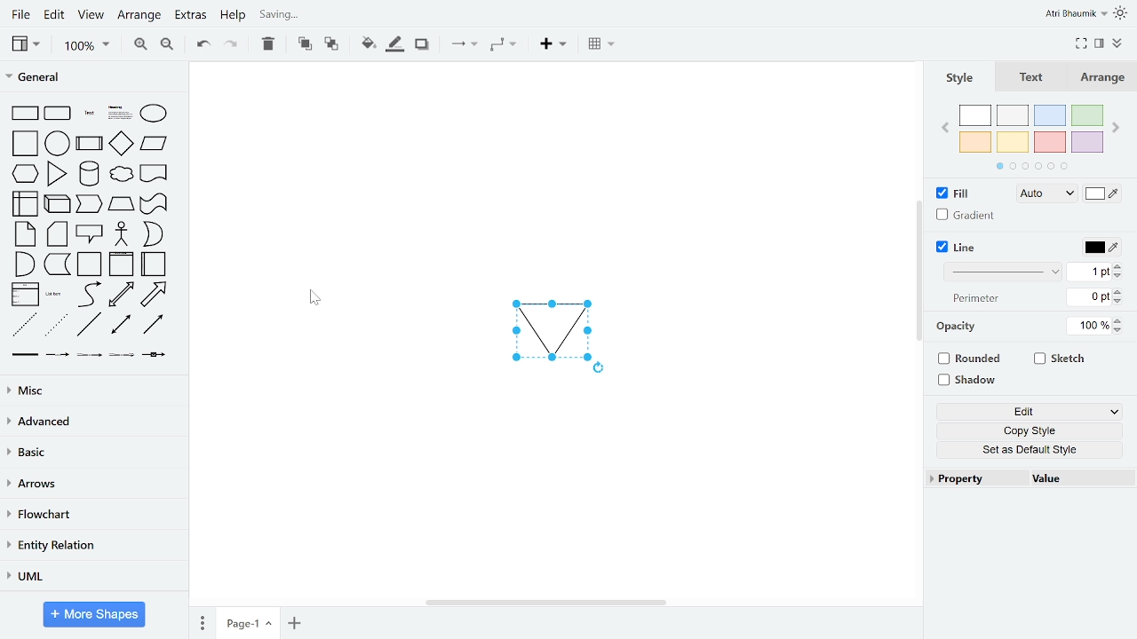 Image resolution: width=1137 pixels, height=639 pixels. What do you see at coordinates (961, 247) in the screenshot?
I see `line` at bounding box center [961, 247].